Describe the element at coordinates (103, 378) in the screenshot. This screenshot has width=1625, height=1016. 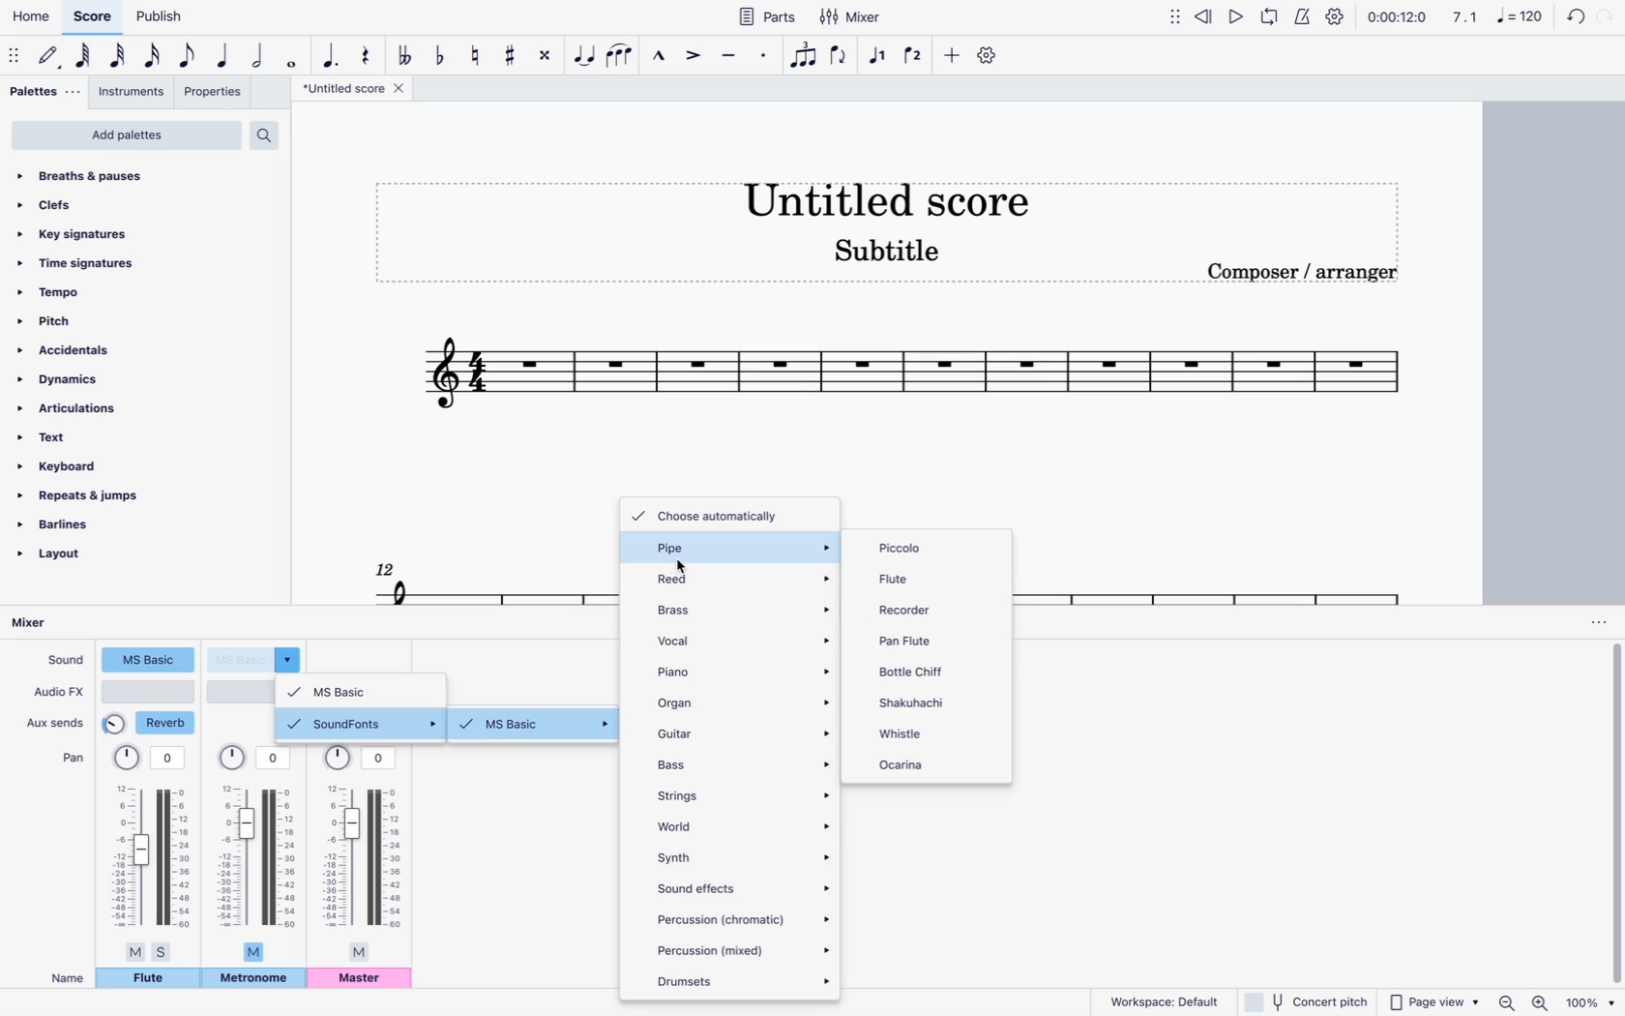
I see `dynamics` at that location.